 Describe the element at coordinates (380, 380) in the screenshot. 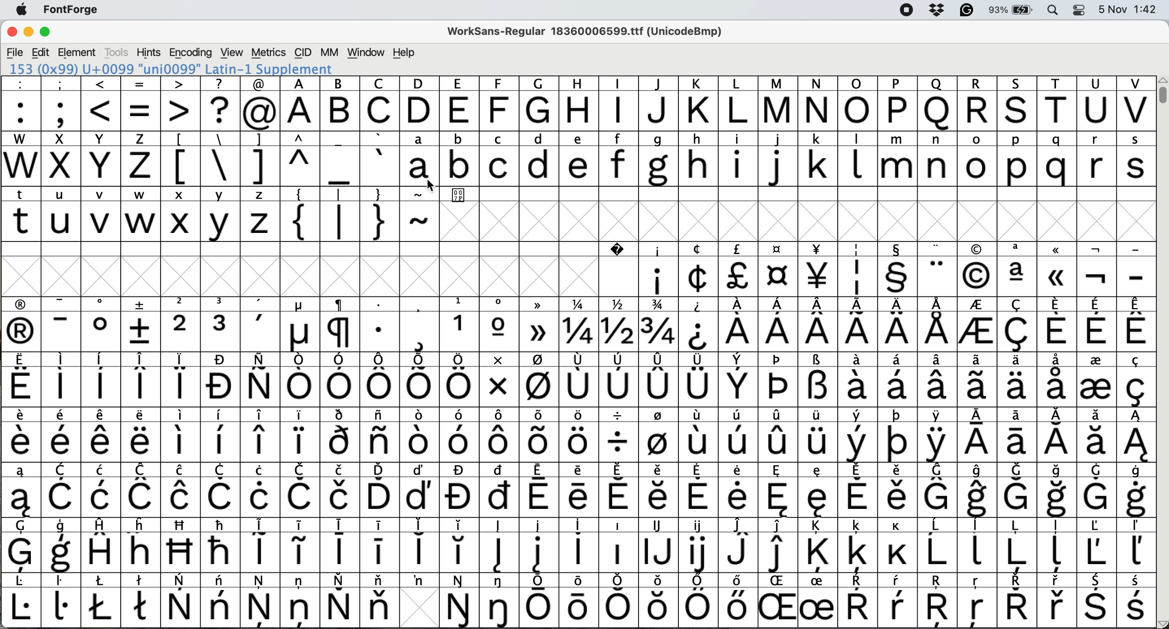

I see `symbol` at that location.